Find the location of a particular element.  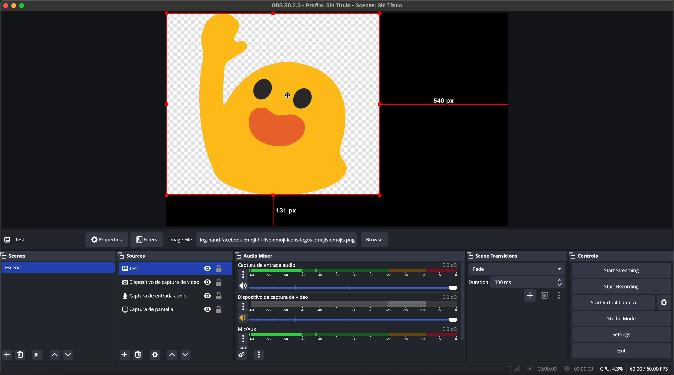

advanced audio properties is located at coordinates (241, 355).